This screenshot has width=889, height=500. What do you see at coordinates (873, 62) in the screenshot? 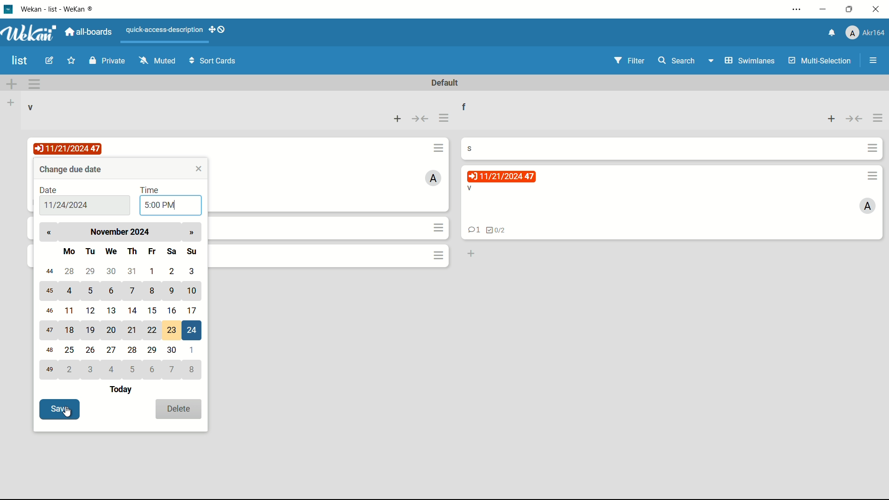
I see `open/close sidebar` at bounding box center [873, 62].